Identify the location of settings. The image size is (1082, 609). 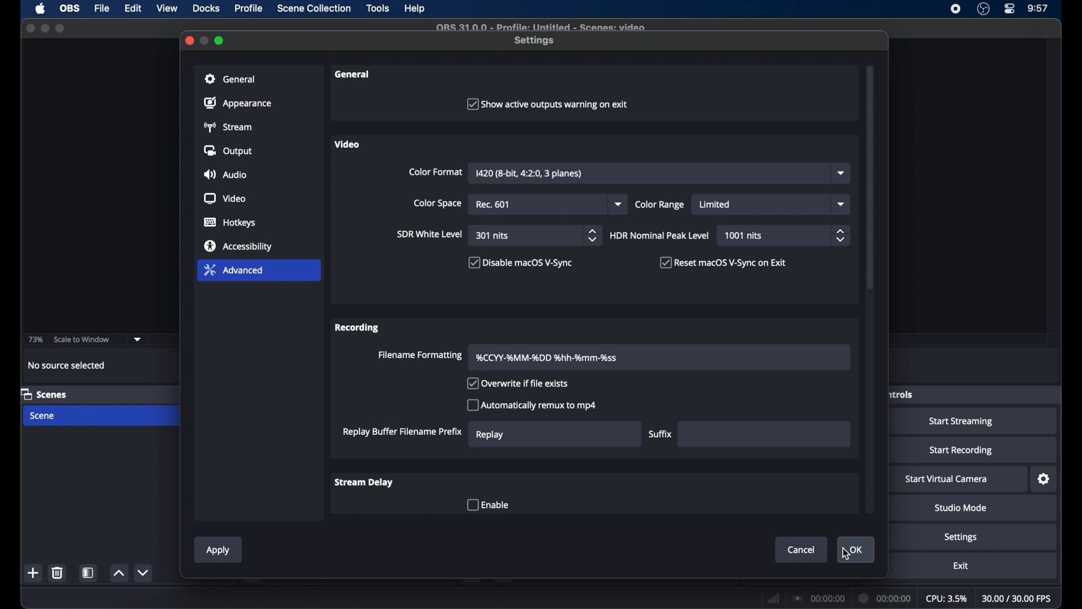
(535, 41).